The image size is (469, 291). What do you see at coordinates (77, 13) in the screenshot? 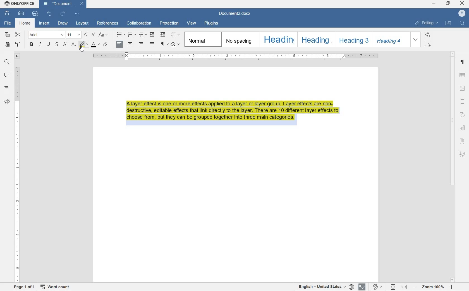
I see `CUSTOMIZE QUICK ACCESS TOOLBAR` at bounding box center [77, 13].